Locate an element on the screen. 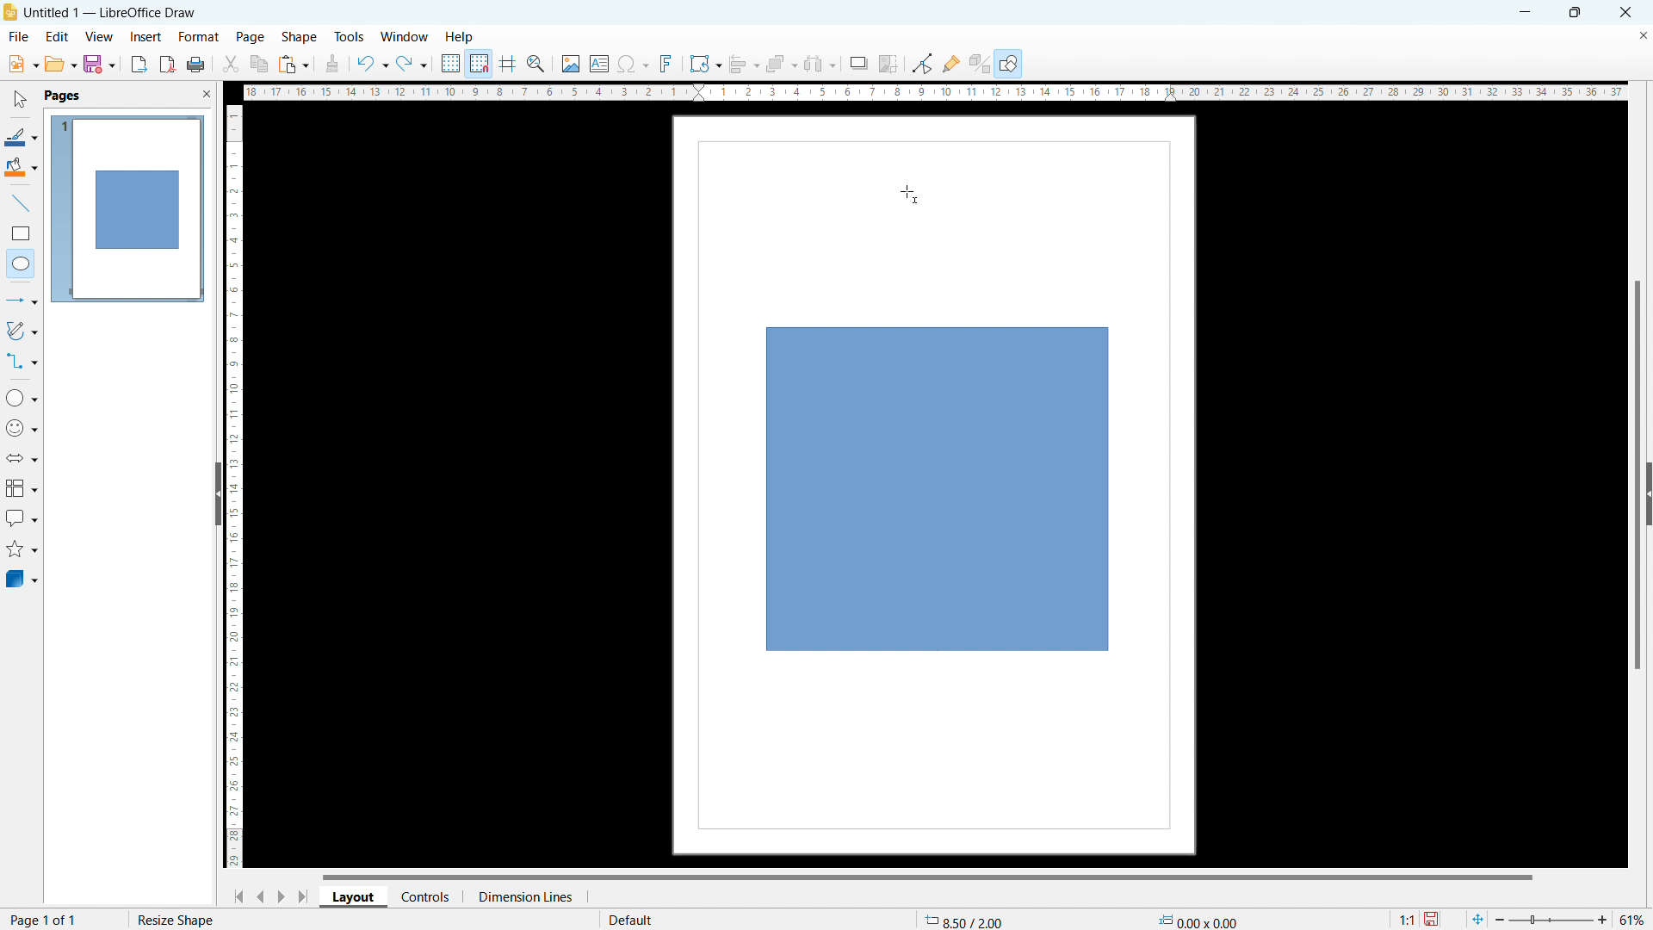 This screenshot has height=930, width=1653. arrange is located at coordinates (781, 65).